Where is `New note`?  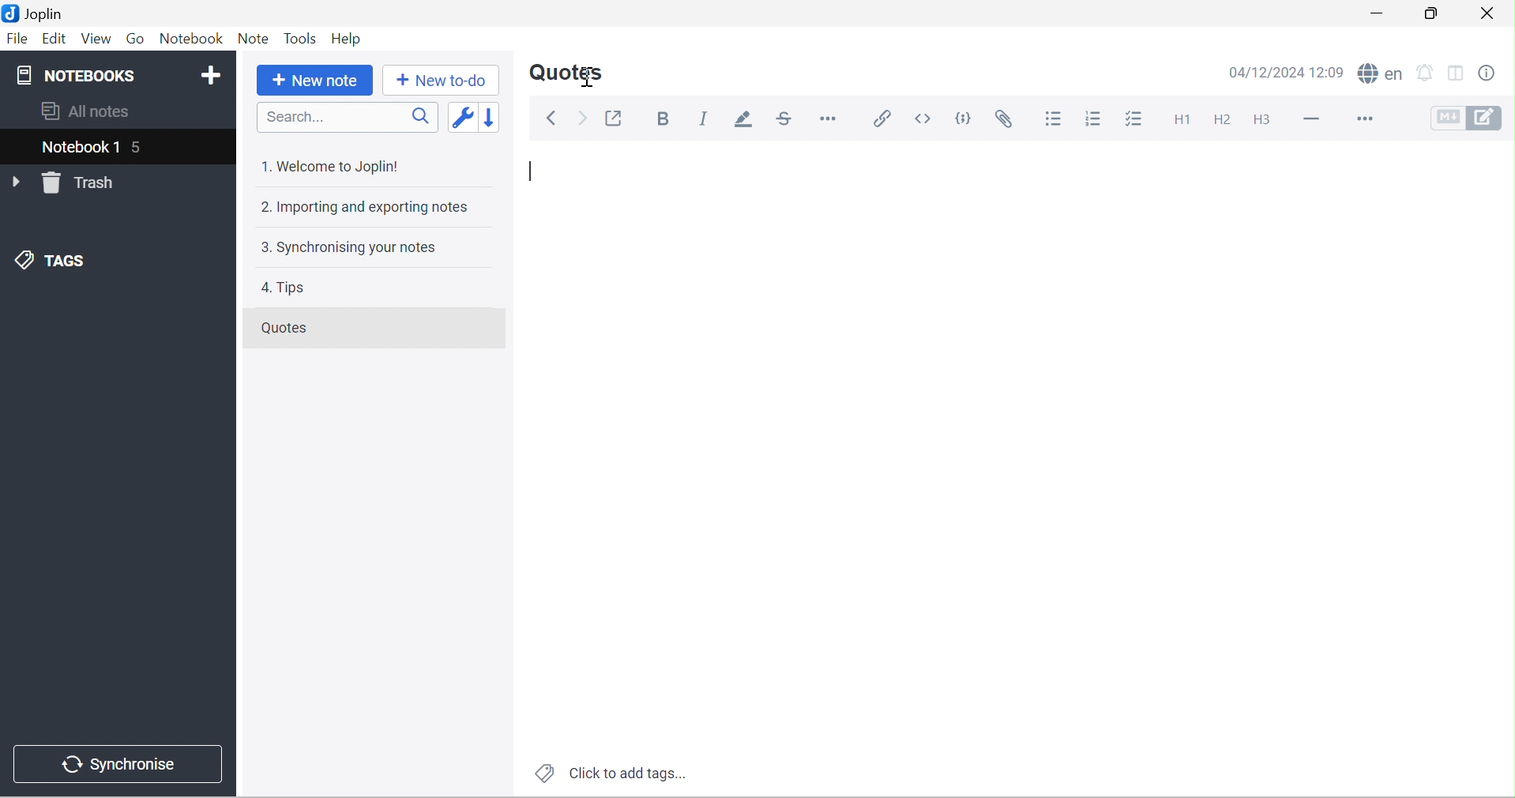 New note is located at coordinates (317, 81).